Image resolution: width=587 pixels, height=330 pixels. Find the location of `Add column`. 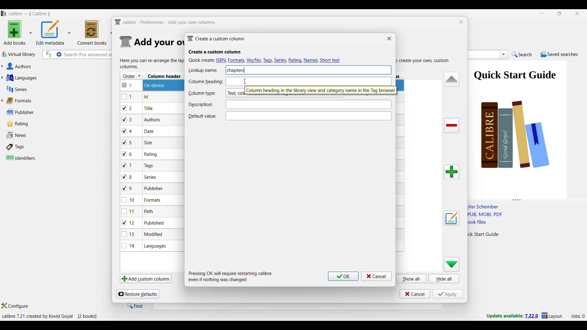

Add column is located at coordinates (452, 172).